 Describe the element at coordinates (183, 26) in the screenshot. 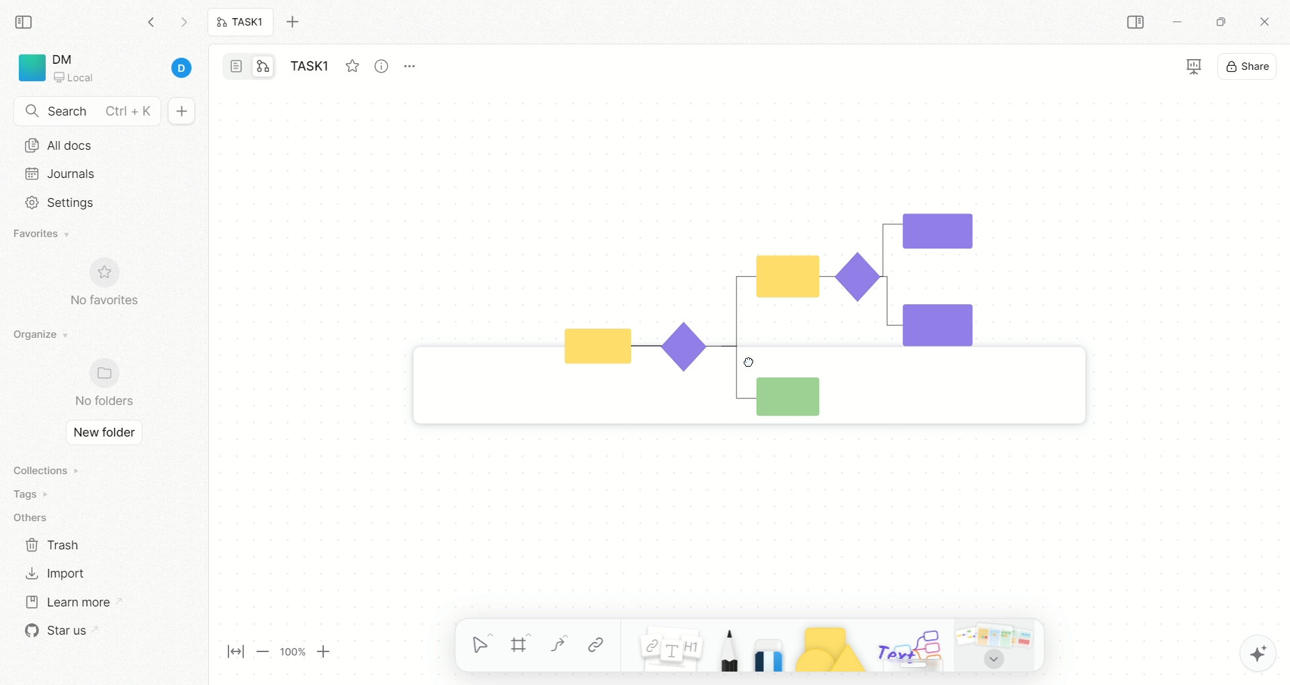

I see `go forward` at that location.